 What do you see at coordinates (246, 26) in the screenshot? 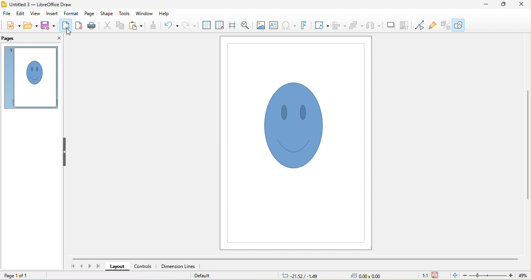
I see `zoom and pan` at bounding box center [246, 26].